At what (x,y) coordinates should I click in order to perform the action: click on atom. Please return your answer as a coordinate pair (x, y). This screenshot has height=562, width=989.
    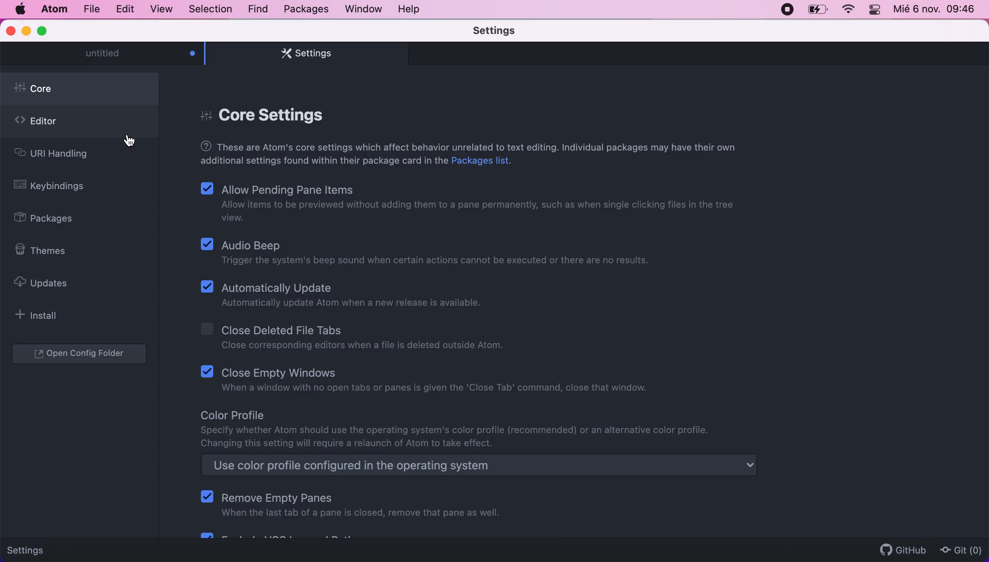
    Looking at the image, I should click on (53, 9).